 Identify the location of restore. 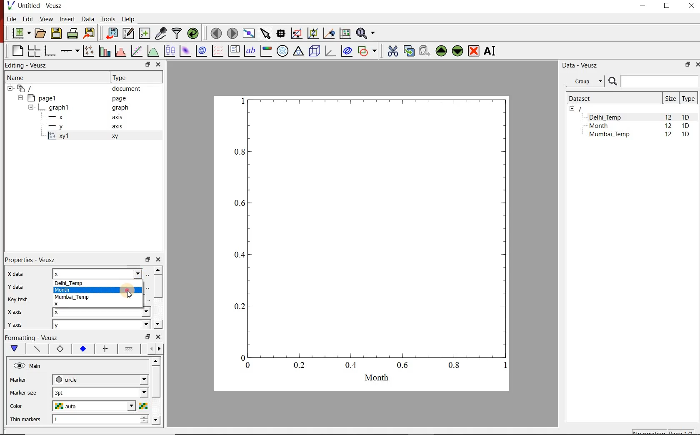
(149, 336).